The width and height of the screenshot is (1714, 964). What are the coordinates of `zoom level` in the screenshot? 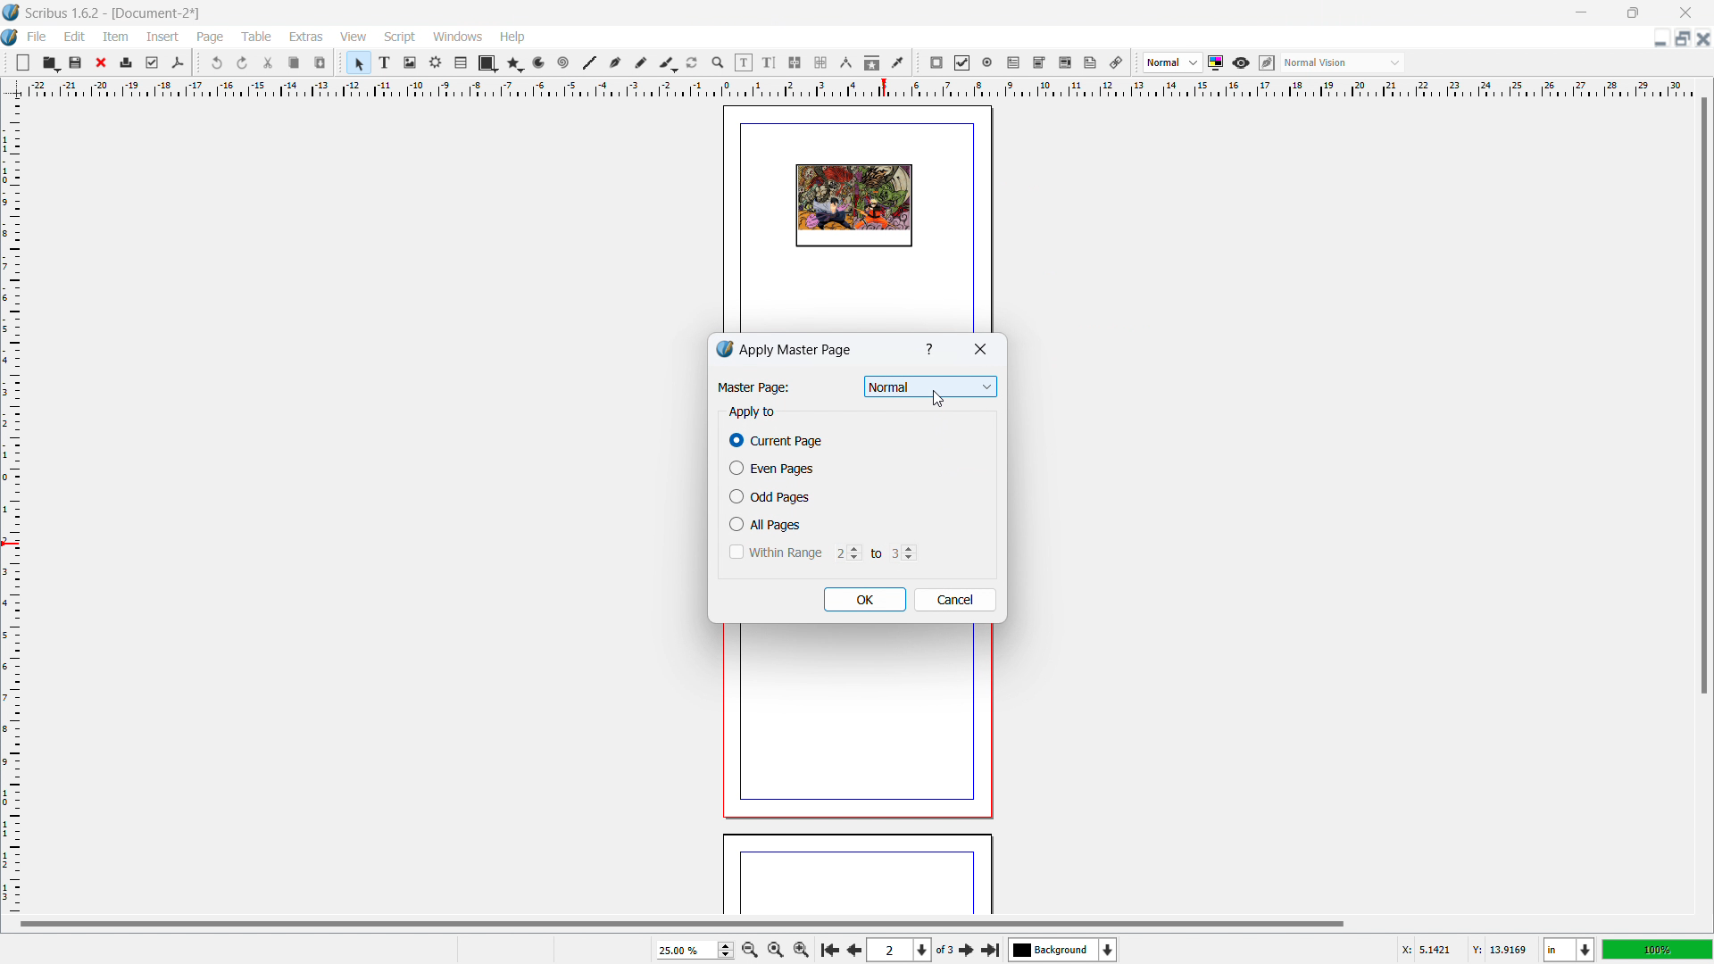 It's located at (695, 950).